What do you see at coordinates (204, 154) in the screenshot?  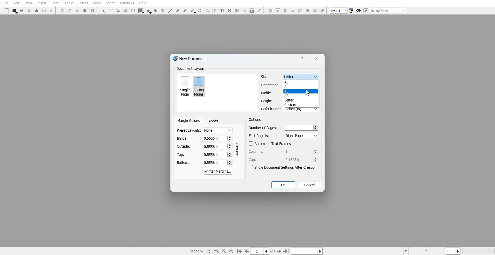 I see `Top margin adjuster` at bounding box center [204, 154].